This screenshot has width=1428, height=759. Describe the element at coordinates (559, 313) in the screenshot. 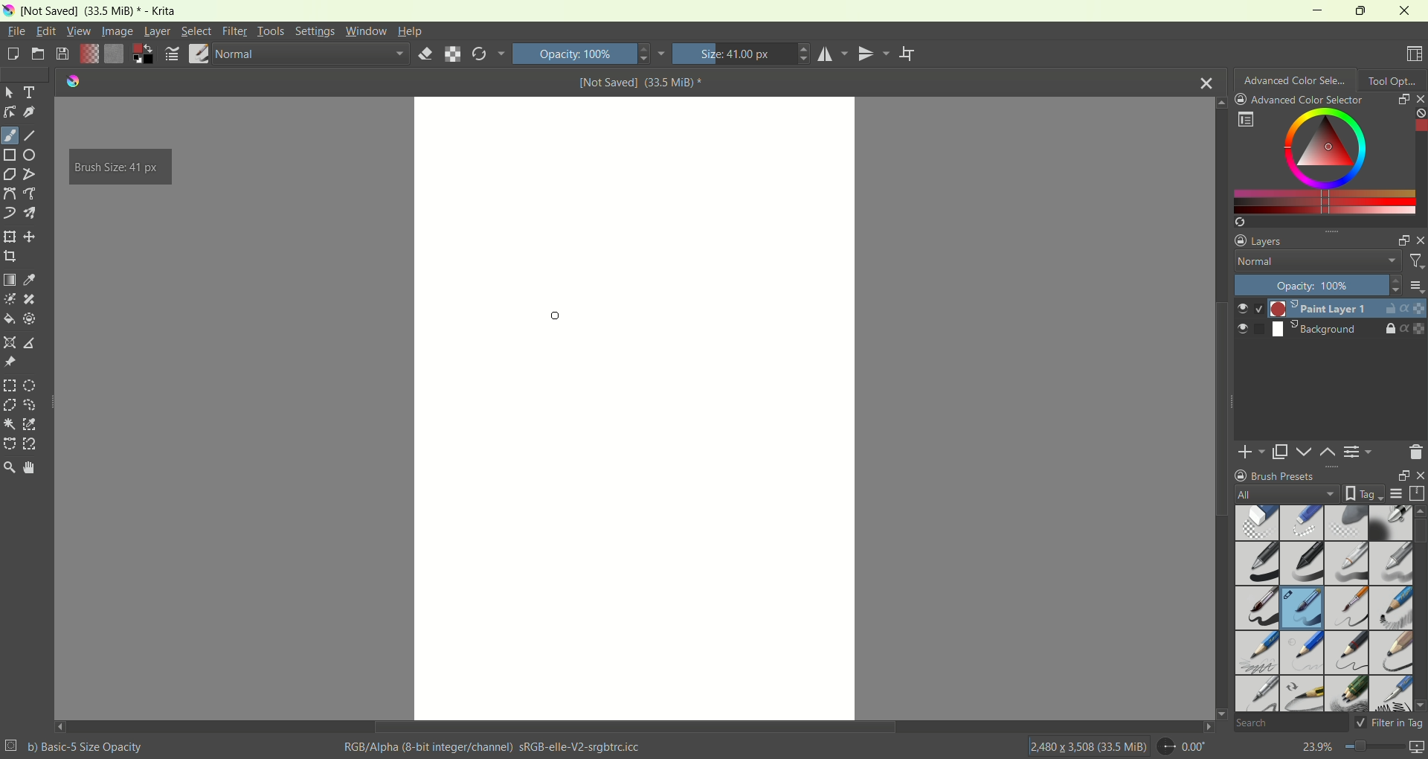

I see `cursor/brush` at that location.